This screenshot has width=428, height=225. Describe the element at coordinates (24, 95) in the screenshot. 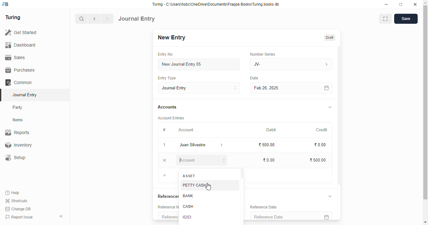

I see `journal entry` at that location.